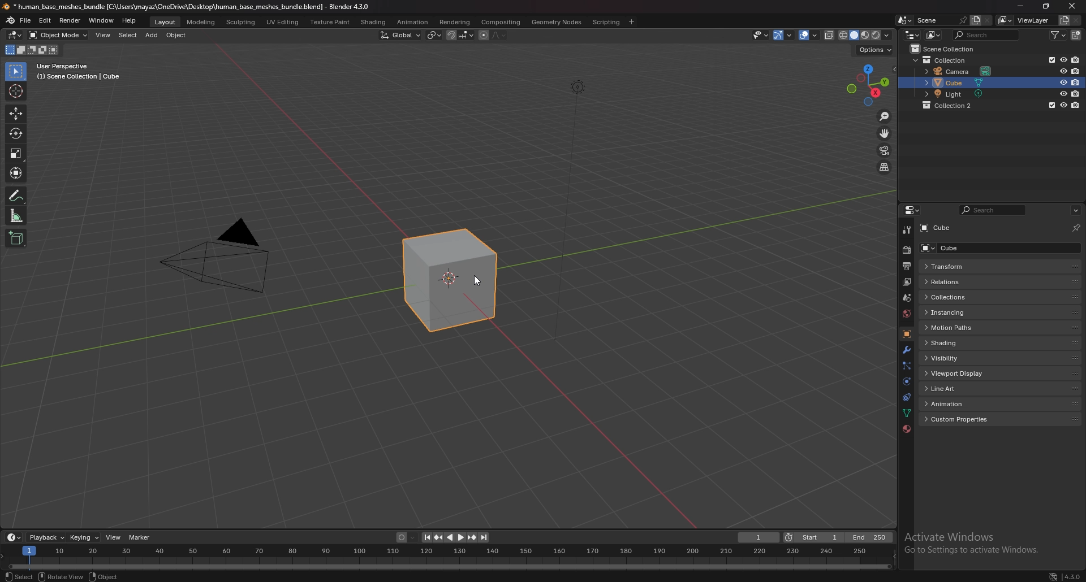 The height and width of the screenshot is (582, 1086). What do you see at coordinates (17, 72) in the screenshot?
I see `select` at bounding box center [17, 72].